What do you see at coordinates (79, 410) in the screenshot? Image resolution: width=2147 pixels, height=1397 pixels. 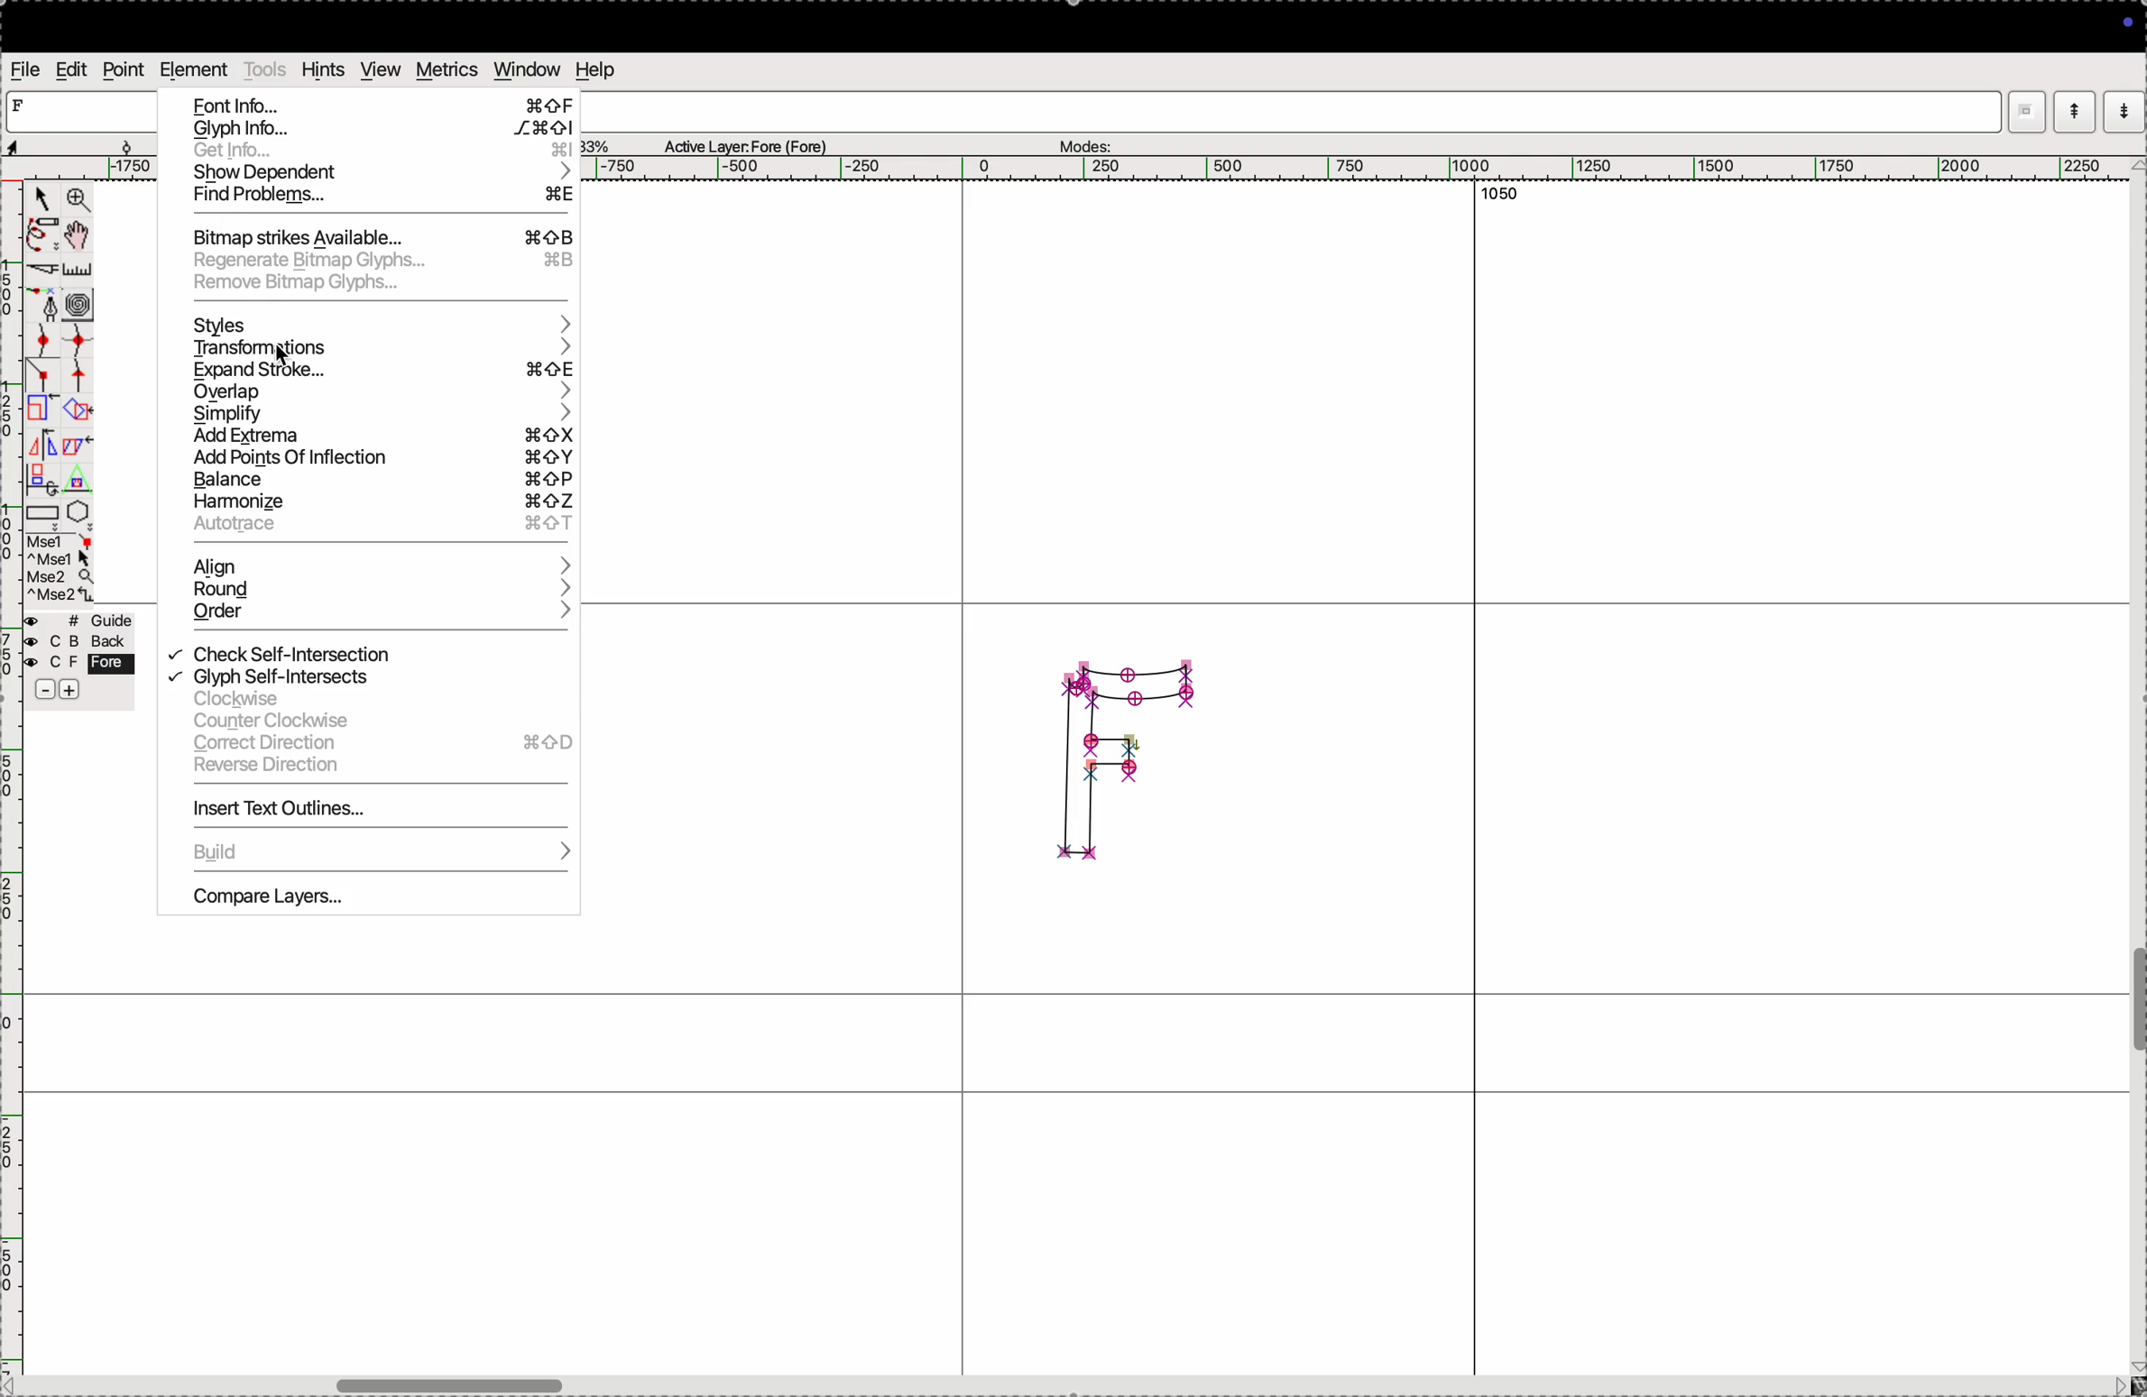 I see `overlap` at bounding box center [79, 410].